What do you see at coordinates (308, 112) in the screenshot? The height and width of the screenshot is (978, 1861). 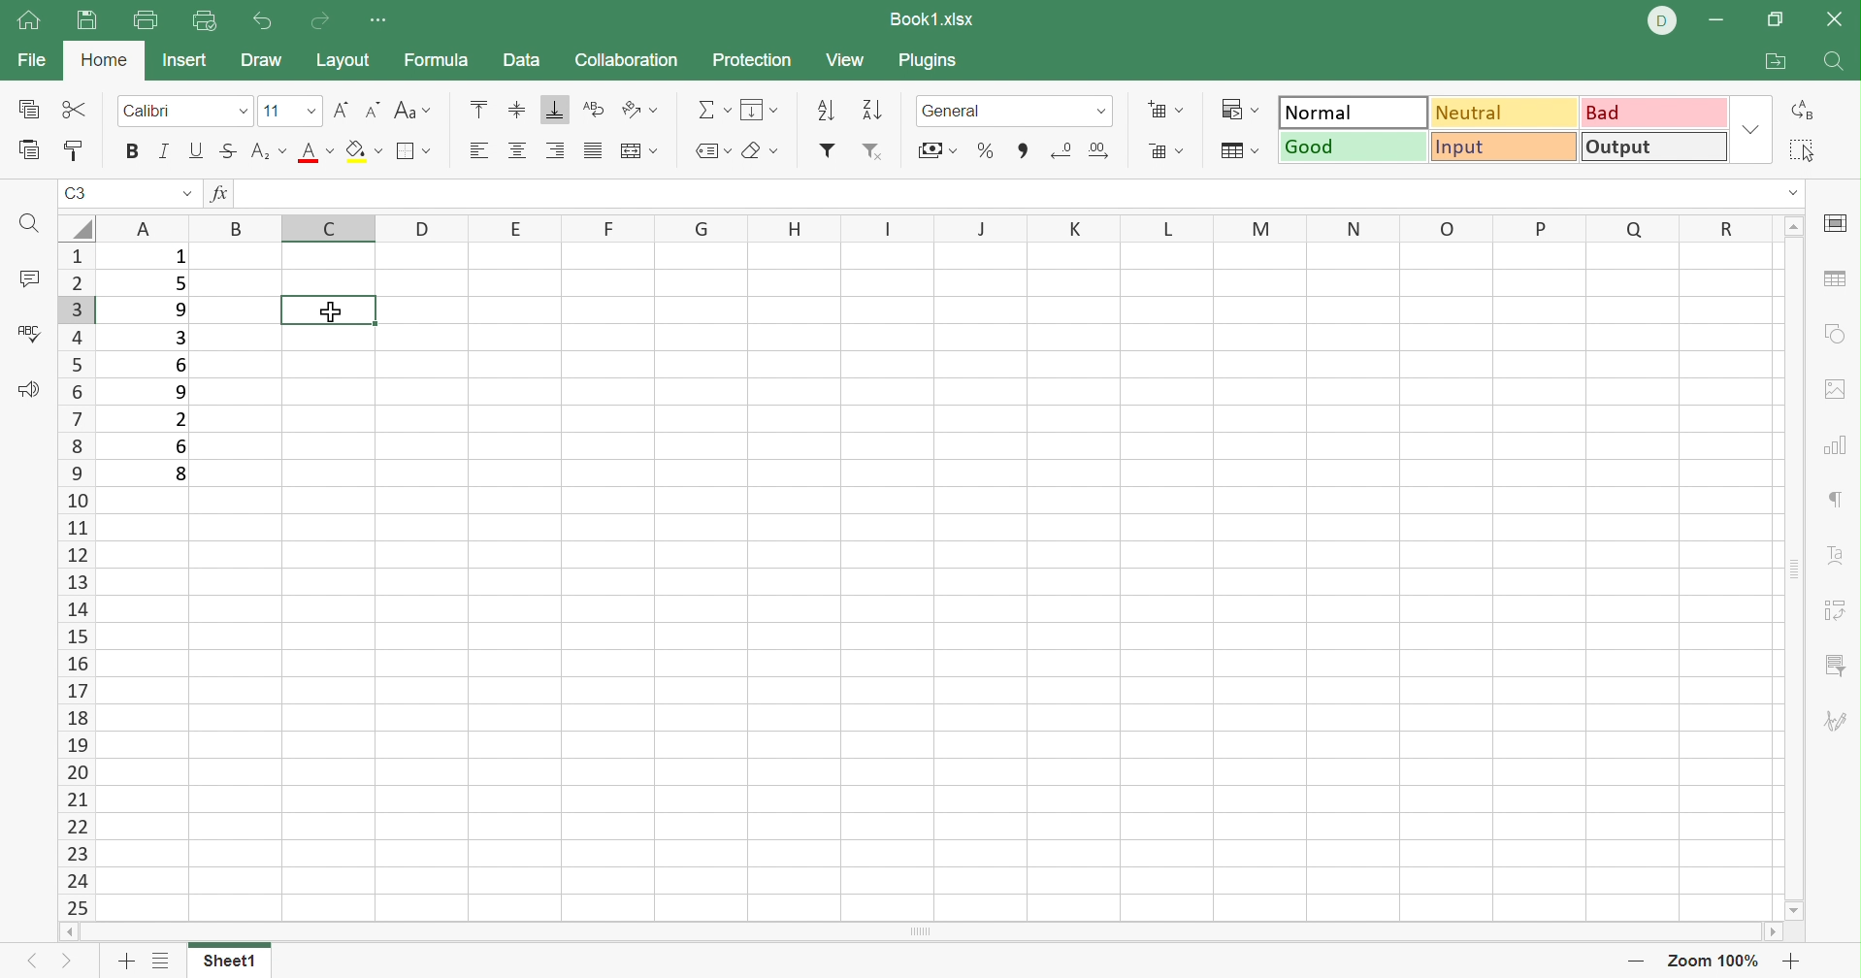 I see `Drop Down` at bounding box center [308, 112].